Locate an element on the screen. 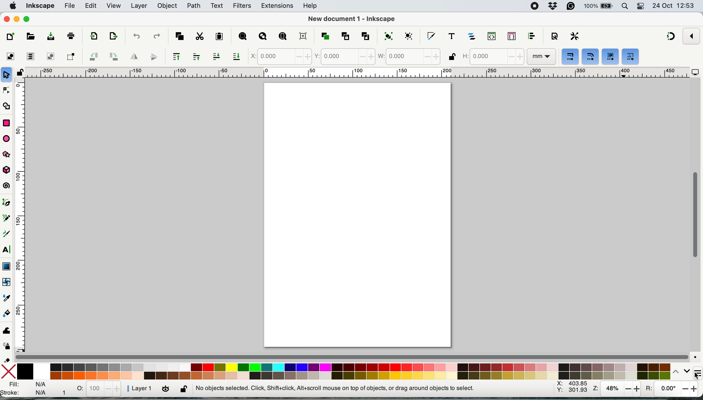 This screenshot has width=703, height=400. display options is located at coordinates (695, 73).